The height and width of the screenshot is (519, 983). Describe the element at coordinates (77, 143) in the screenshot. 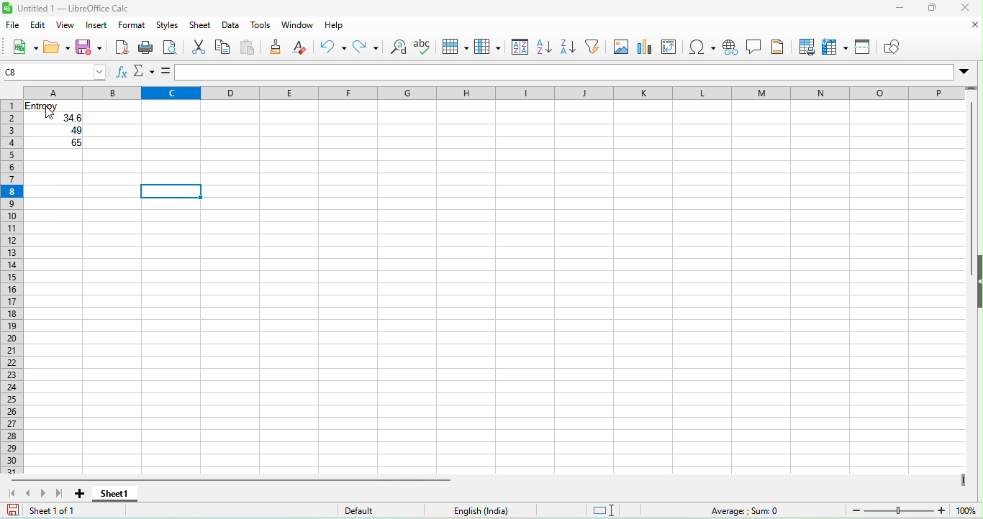

I see `65` at that location.